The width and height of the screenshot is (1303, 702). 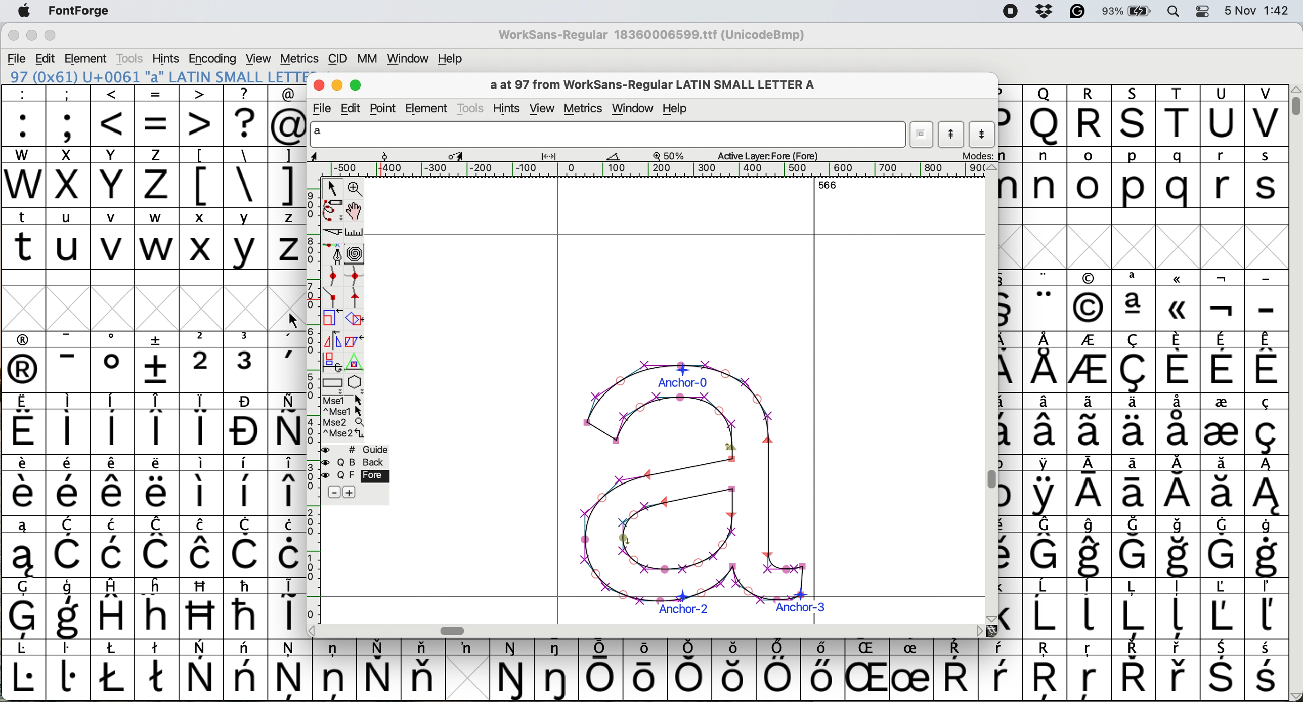 What do you see at coordinates (24, 424) in the screenshot?
I see `symbol` at bounding box center [24, 424].